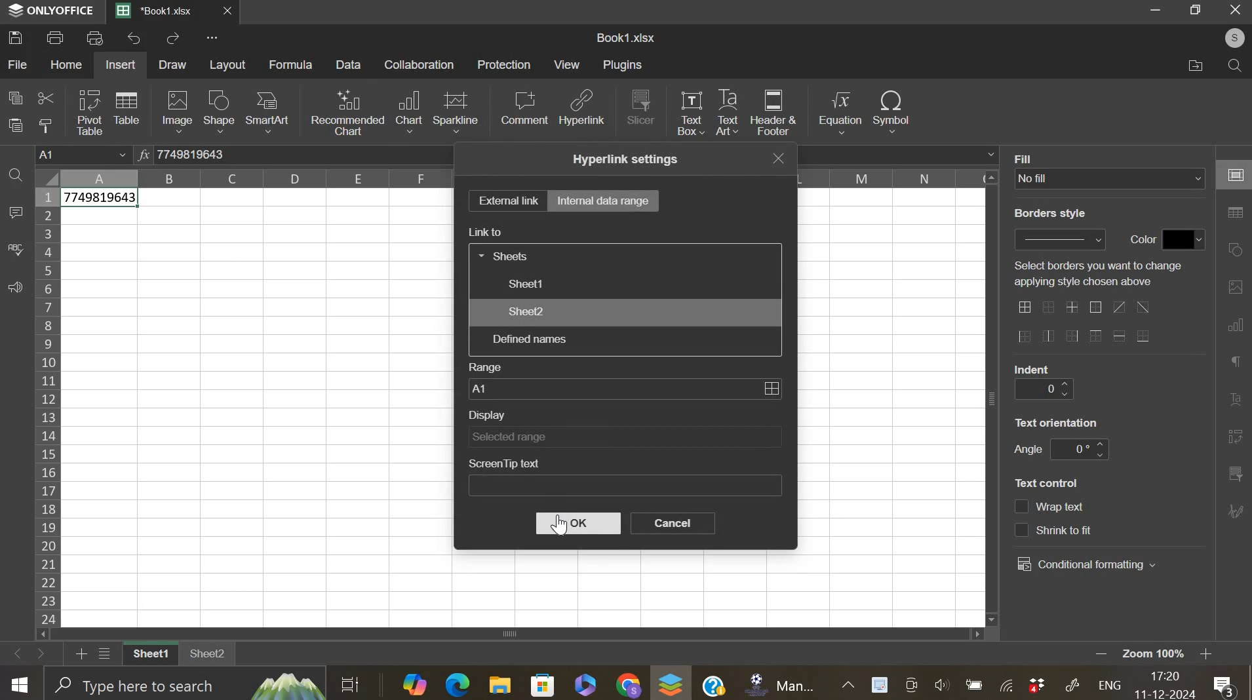  What do you see at coordinates (15, 97) in the screenshot?
I see `copy` at bounding box center [15, 97].